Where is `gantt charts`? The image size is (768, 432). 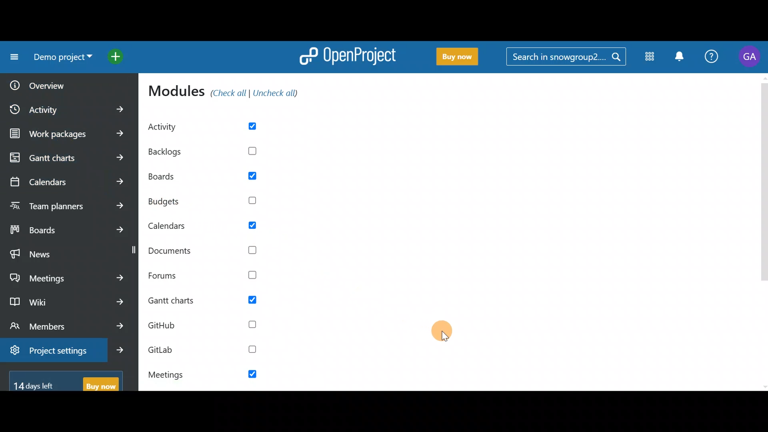 gantt charts is located at coordinates (68, 158).